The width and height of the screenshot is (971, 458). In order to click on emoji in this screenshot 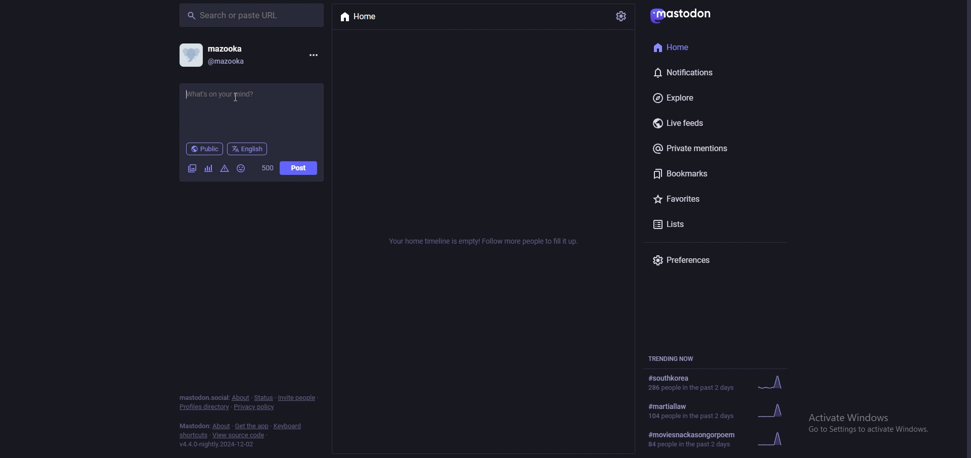, I will do `click(242, 169)`.